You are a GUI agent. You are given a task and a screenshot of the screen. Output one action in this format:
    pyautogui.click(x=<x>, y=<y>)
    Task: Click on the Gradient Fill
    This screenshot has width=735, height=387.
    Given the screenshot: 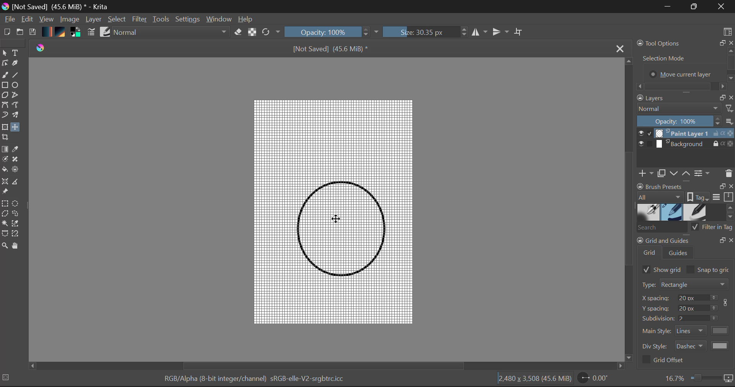 What is the action you would take?
    pyautogui.click(x=5, y=149)
    